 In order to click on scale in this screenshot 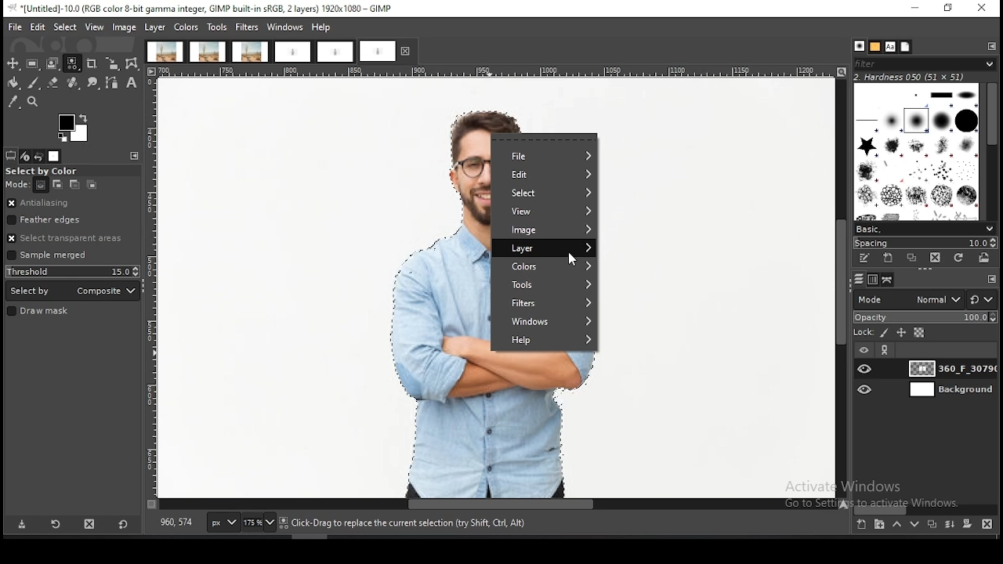, I will do `click(152, 288)`.